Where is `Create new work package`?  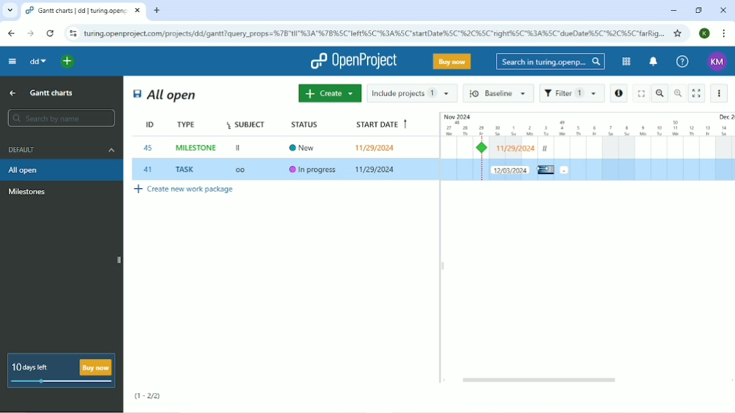 Create new work package is located at coordinates (184, 191).